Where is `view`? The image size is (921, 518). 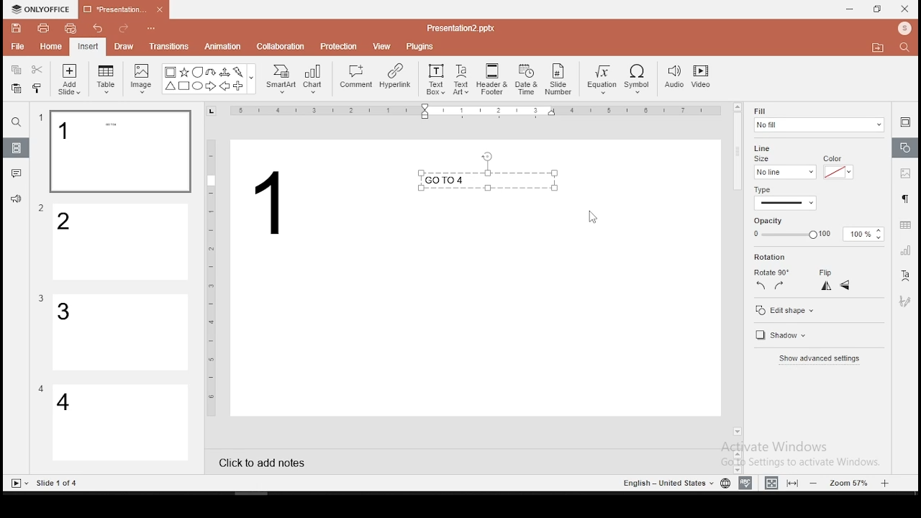 view is located at coordinates (383, 45).